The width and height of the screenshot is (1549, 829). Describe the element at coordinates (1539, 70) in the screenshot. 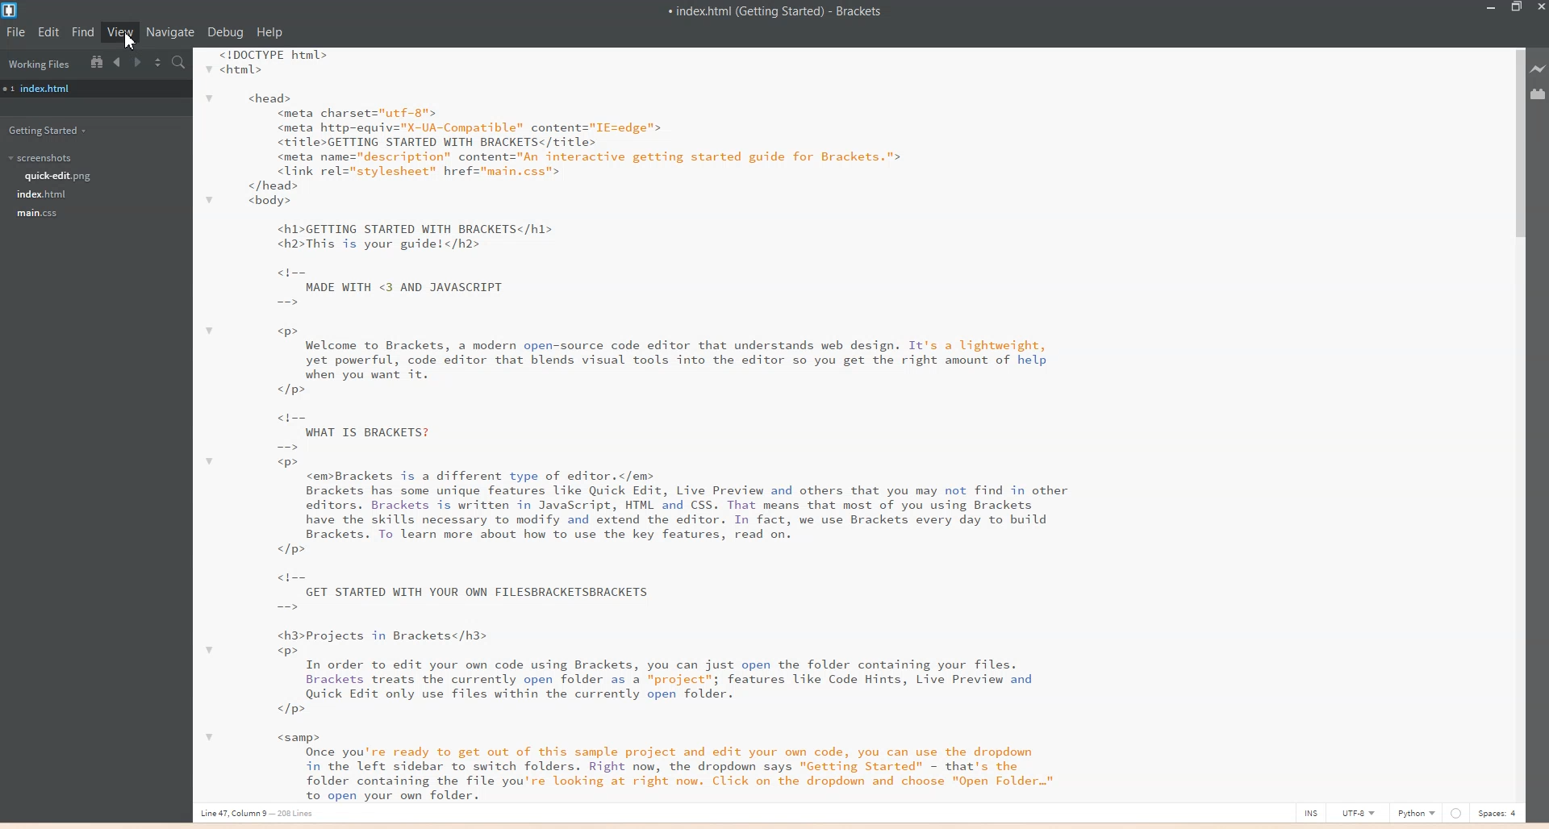

I see `Live preview` at that location.